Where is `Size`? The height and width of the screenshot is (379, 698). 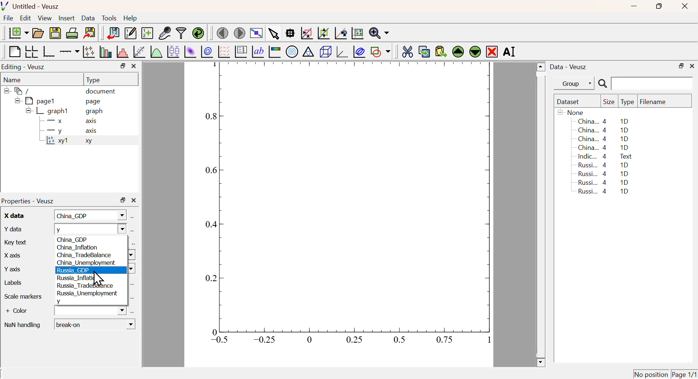 Size is located at coordinates (609, 102).